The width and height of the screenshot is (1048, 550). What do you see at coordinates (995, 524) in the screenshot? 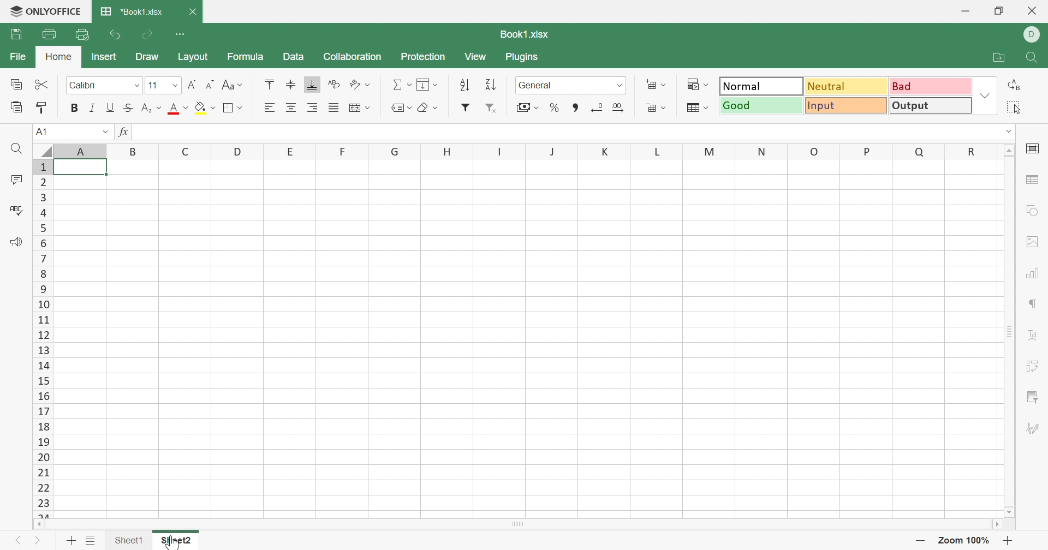
I see `Scroll Right` at bounding box center [995, 524].